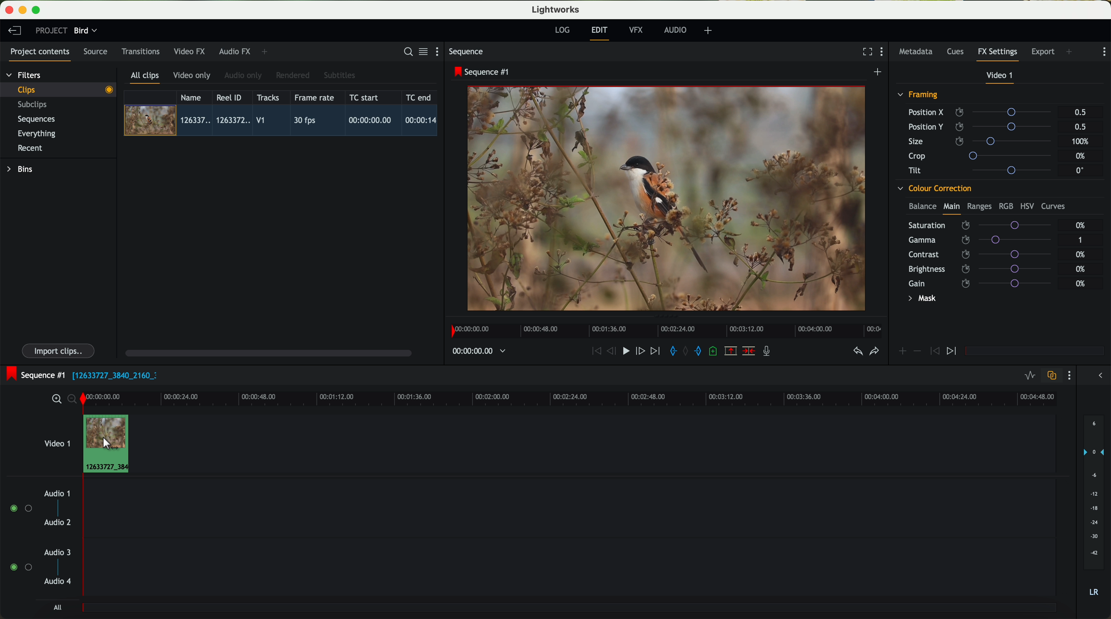  I want to click on curves, so click(1053, 207).